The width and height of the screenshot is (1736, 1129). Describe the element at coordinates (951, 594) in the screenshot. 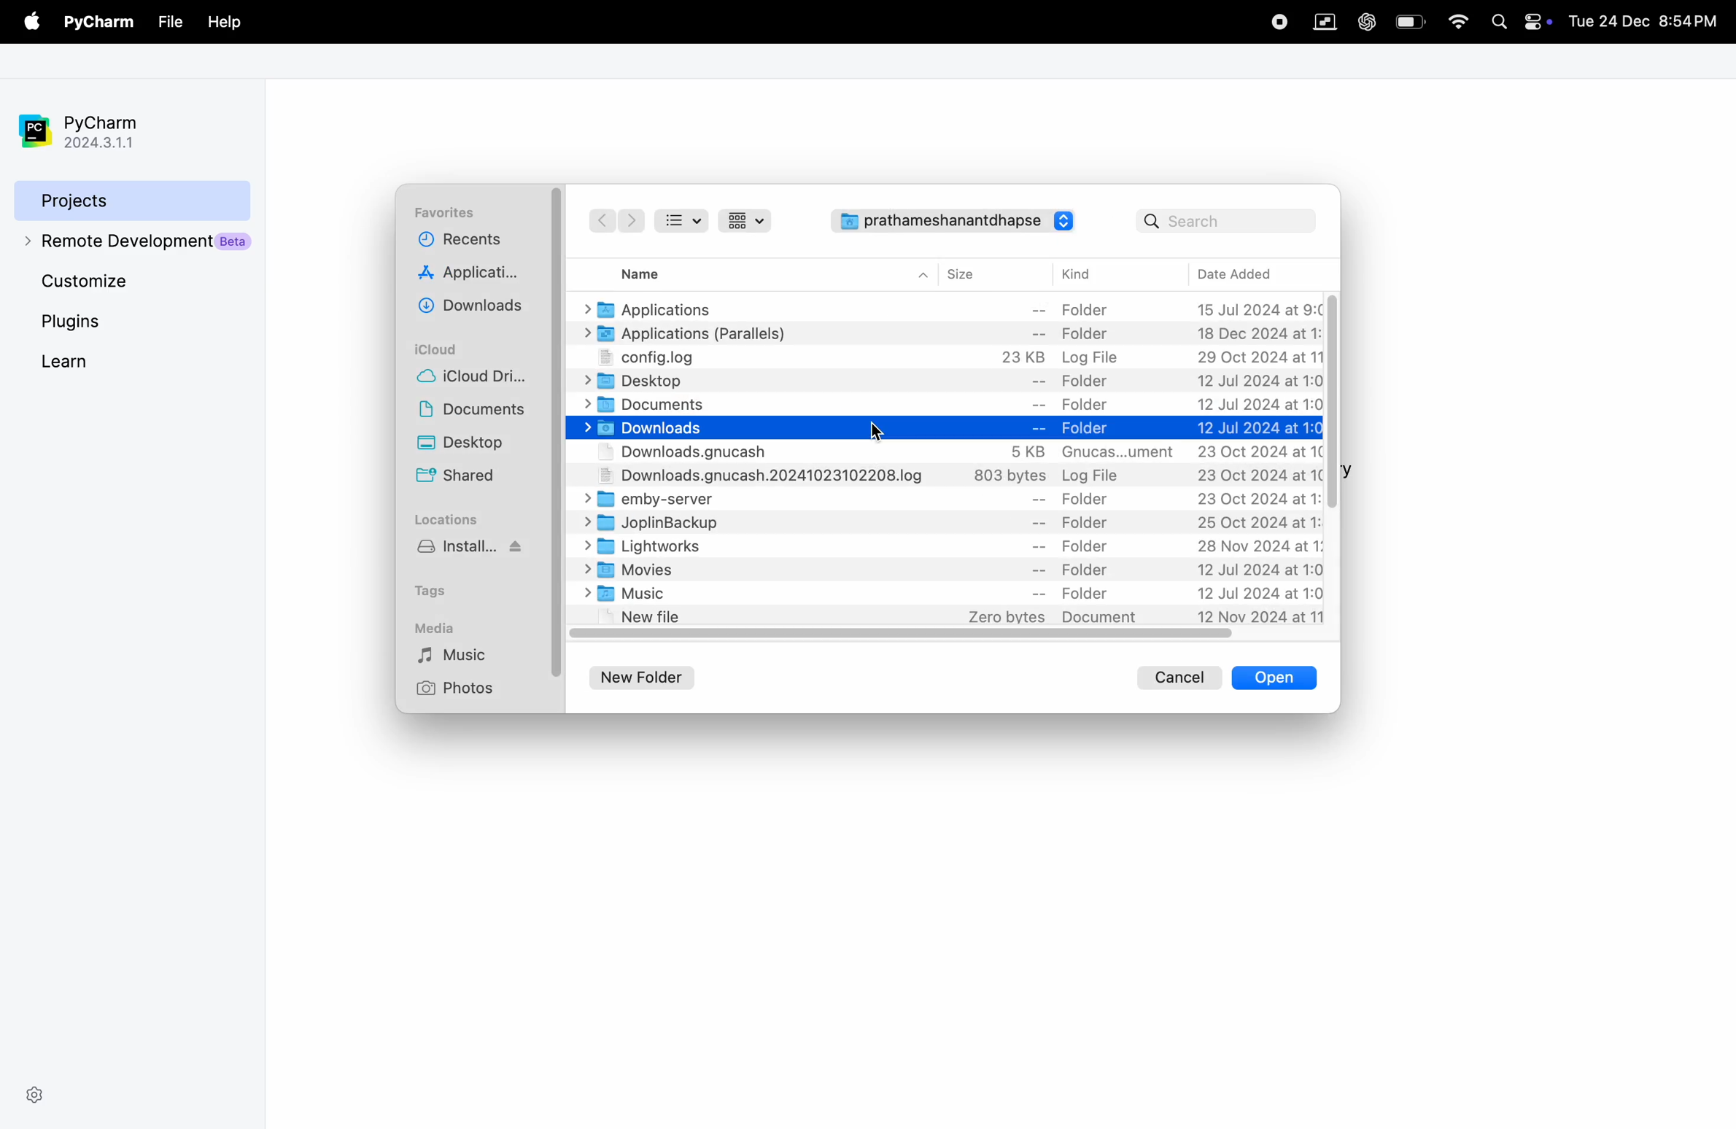

I see `music` at that location.